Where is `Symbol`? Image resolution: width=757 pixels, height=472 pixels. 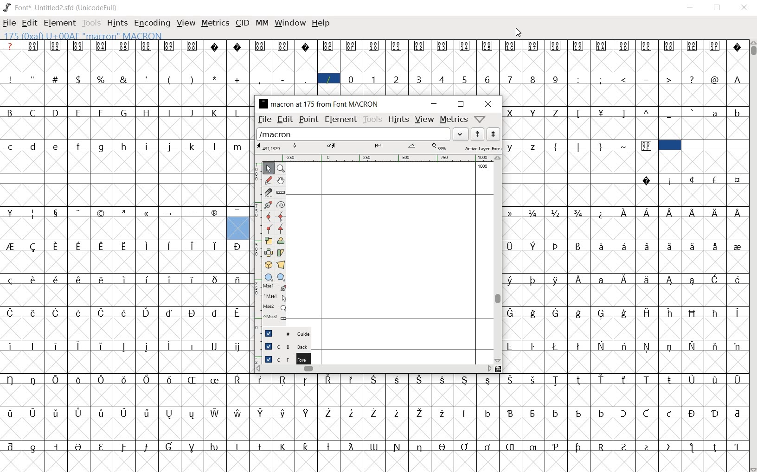 Symbol is located at coordinates (350, 446).